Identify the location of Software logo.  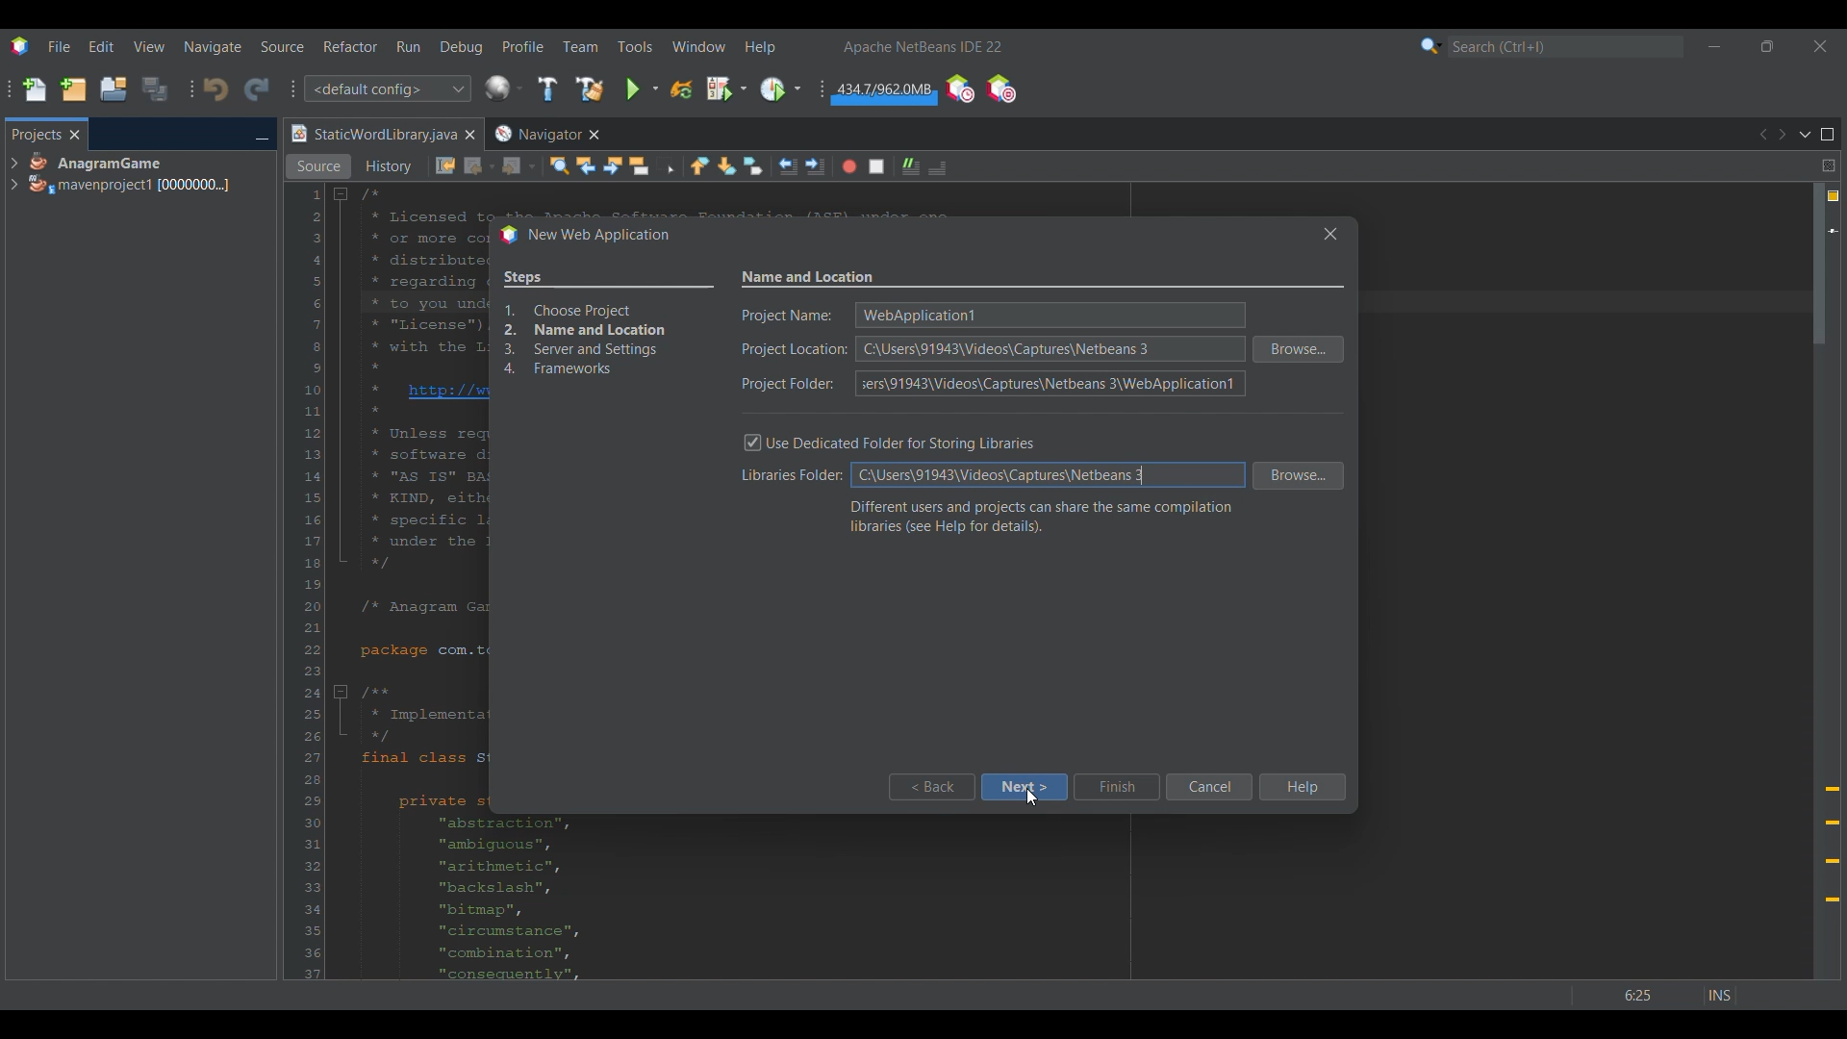
(19, 46).